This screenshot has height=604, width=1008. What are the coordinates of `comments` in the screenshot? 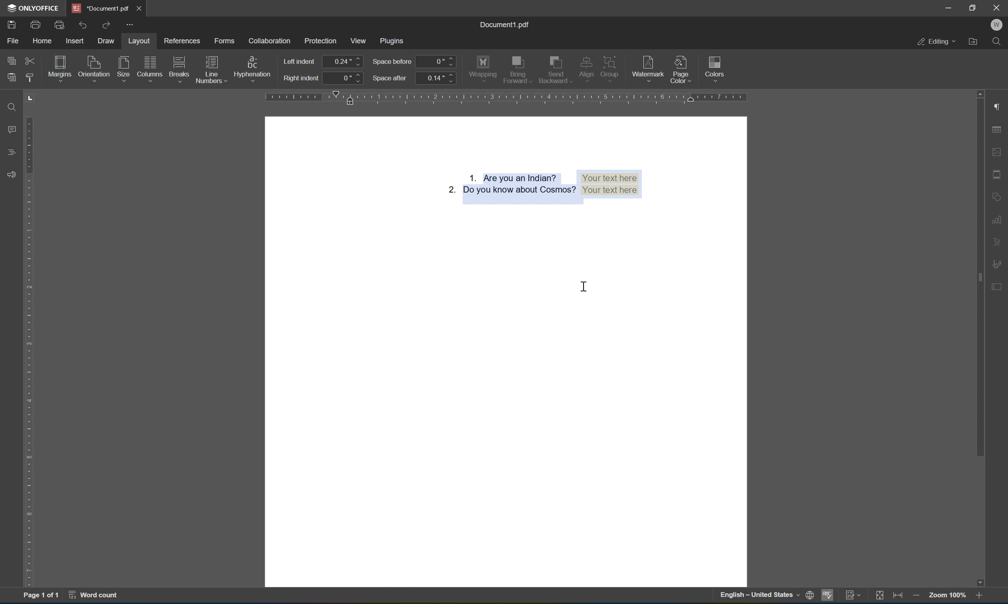 It's located at (13, 129).